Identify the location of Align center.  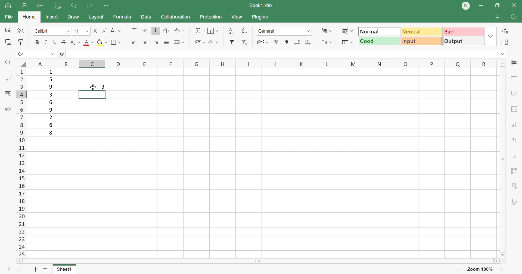
(145, 42).